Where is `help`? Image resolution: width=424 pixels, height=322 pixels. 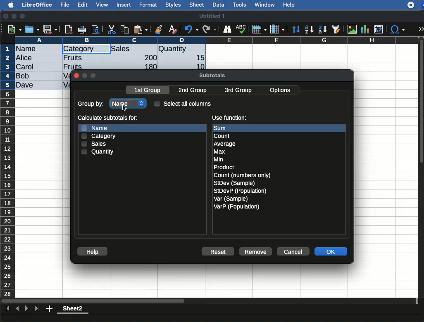 help is located at coordinates (289, 5).